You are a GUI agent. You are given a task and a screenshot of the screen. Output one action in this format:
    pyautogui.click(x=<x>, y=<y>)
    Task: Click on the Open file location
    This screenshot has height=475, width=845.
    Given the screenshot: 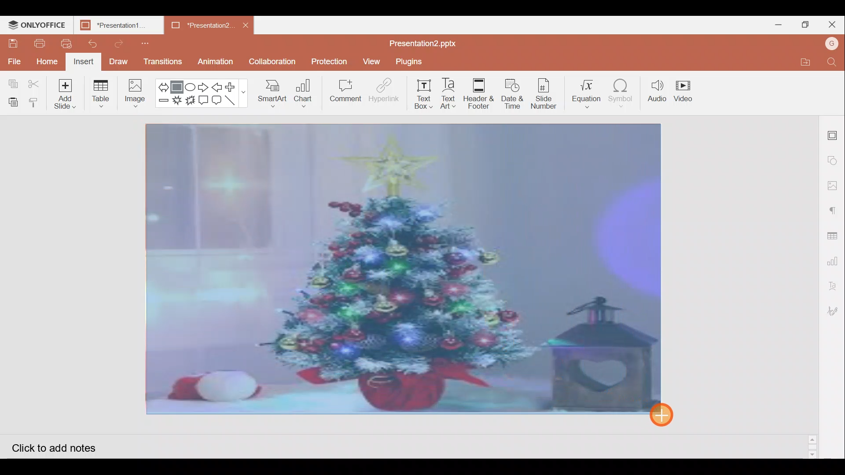 What is the action you would take?
    pyautogui.click(x=808, y=62)
    